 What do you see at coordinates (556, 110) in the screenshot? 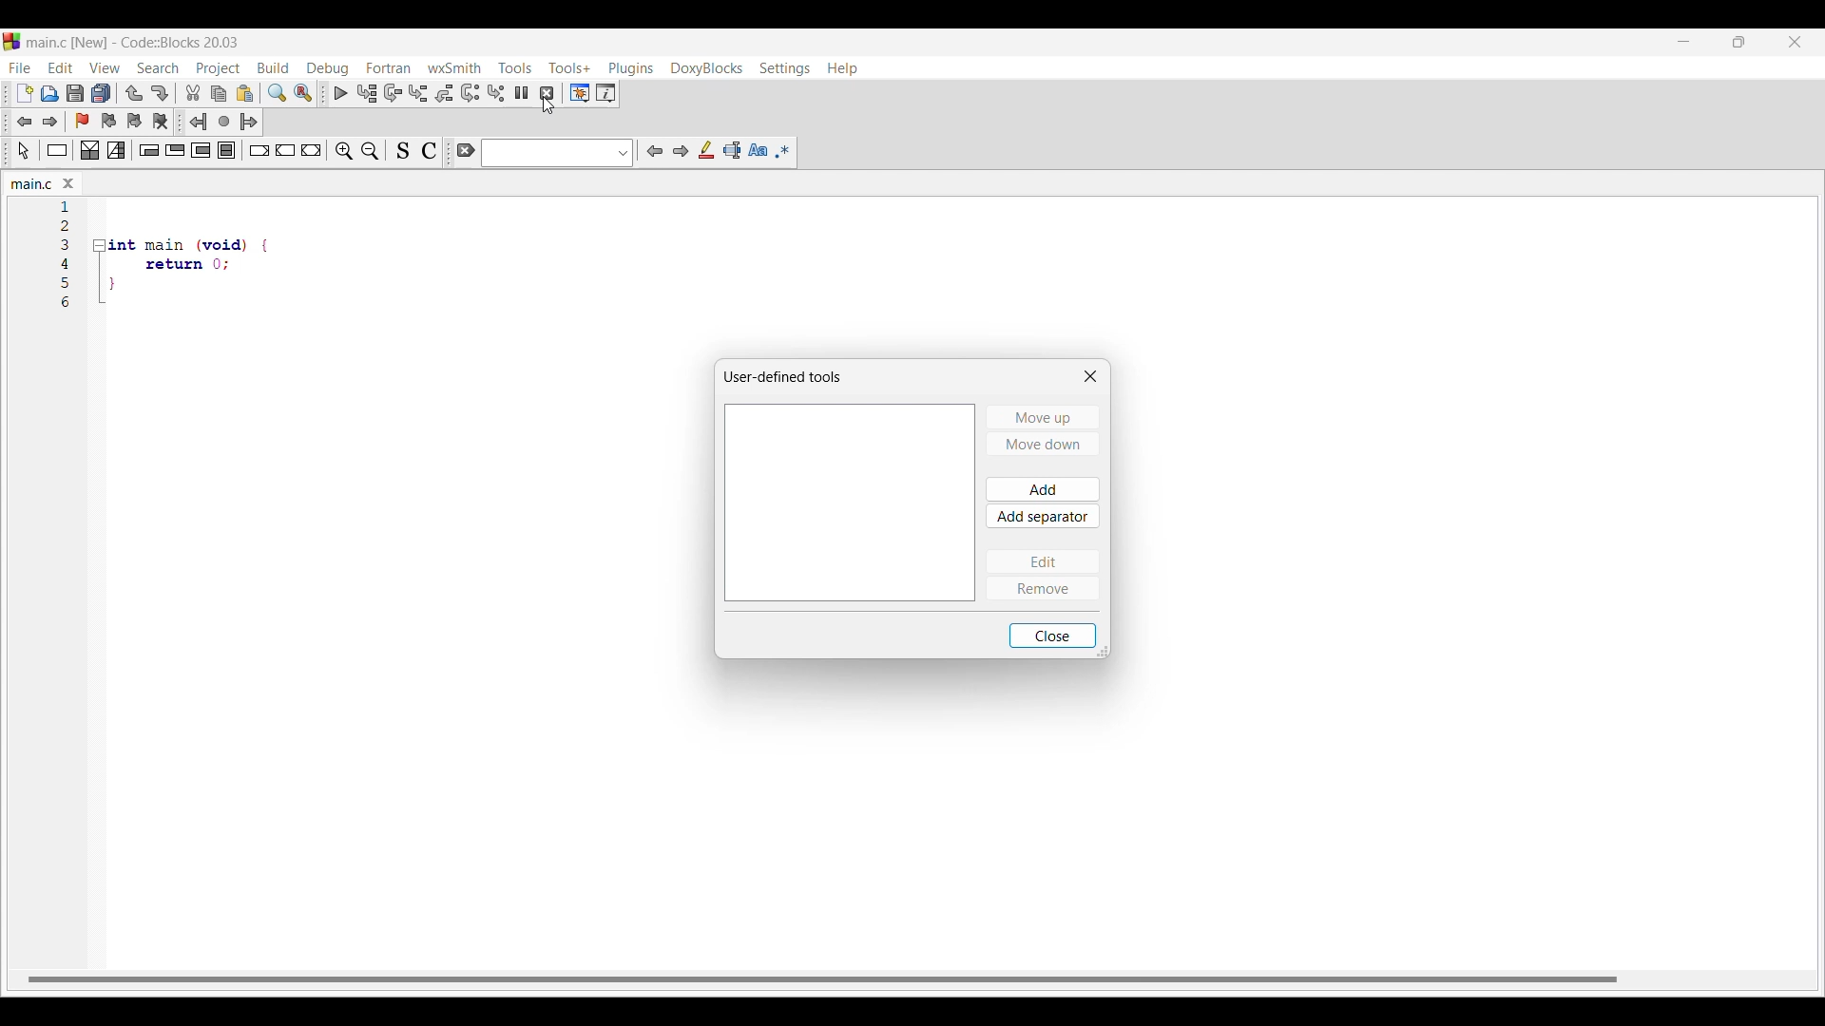
I see `cursor` at bounding box center [556, 110].